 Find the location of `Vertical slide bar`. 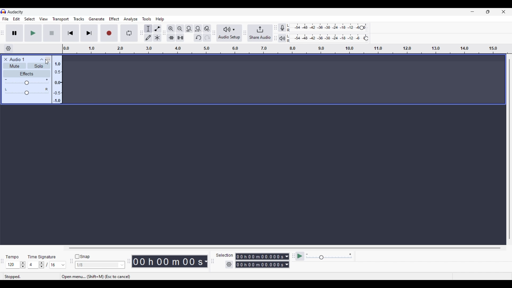

Vertical slide bar is located at coordinates (509, 149).